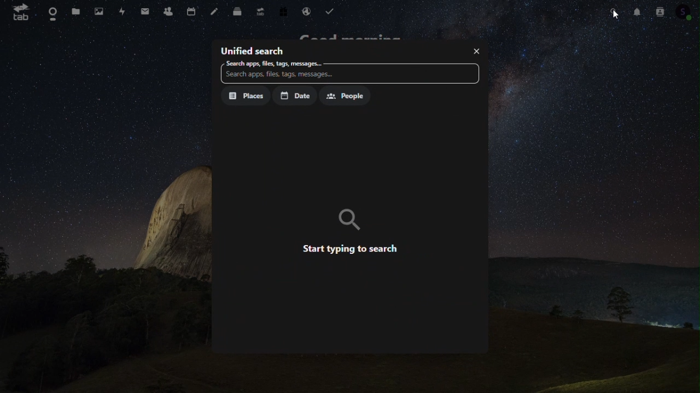 The width and height of the screenshot is (700, 393). Describe the element at coordinates (686, 11) in the screenshot. I see `Account icon ` at that location.